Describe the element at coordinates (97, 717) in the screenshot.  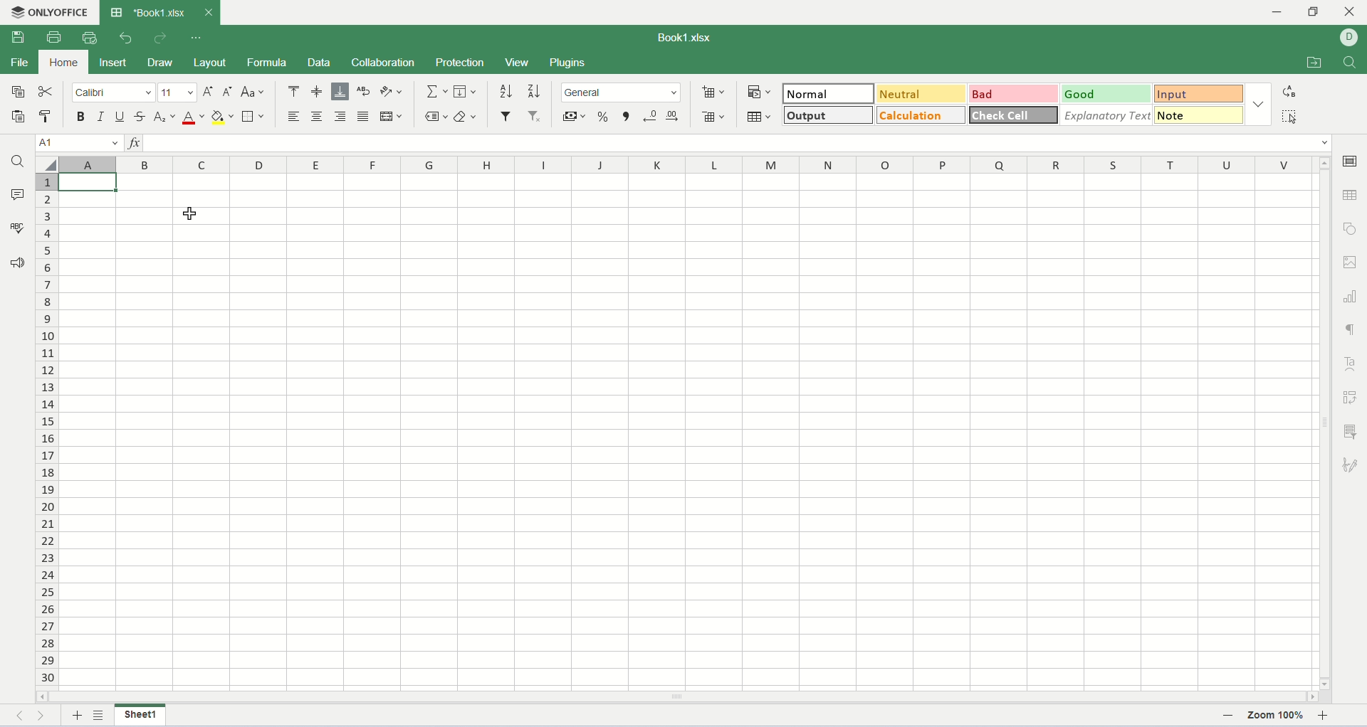
I see `list sheets` at that location.